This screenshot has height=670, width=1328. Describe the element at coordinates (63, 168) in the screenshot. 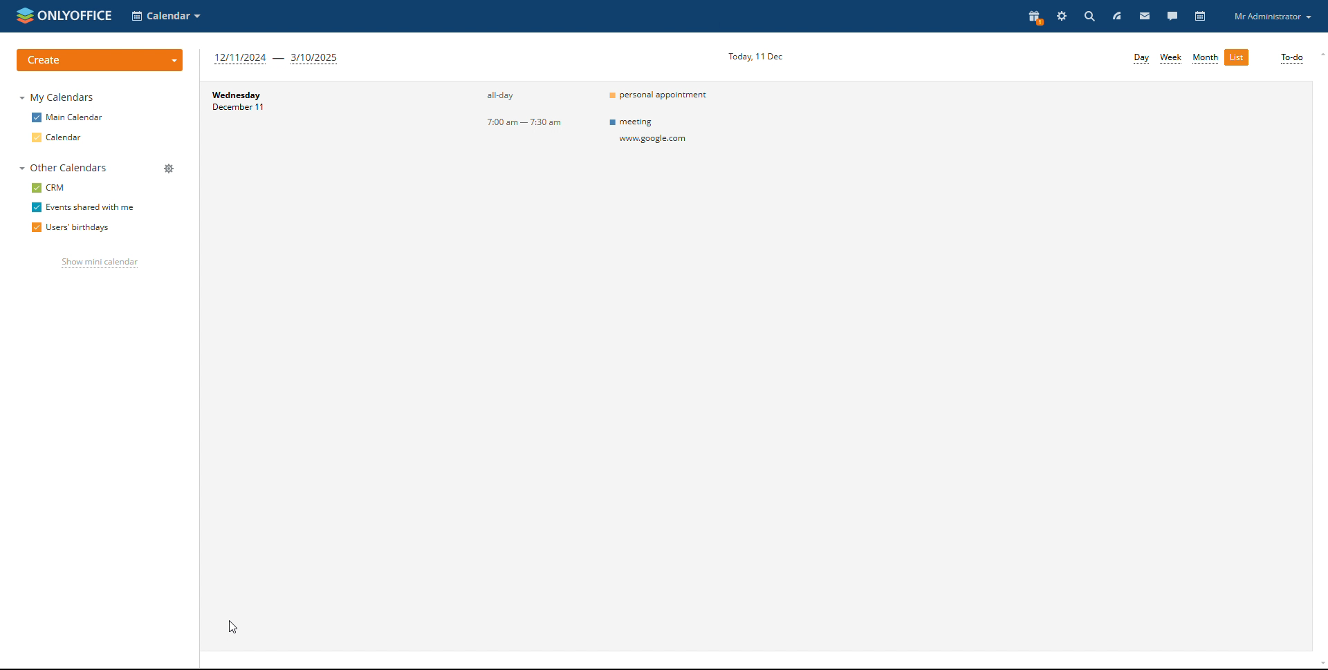

I see `other calendars` at that location.